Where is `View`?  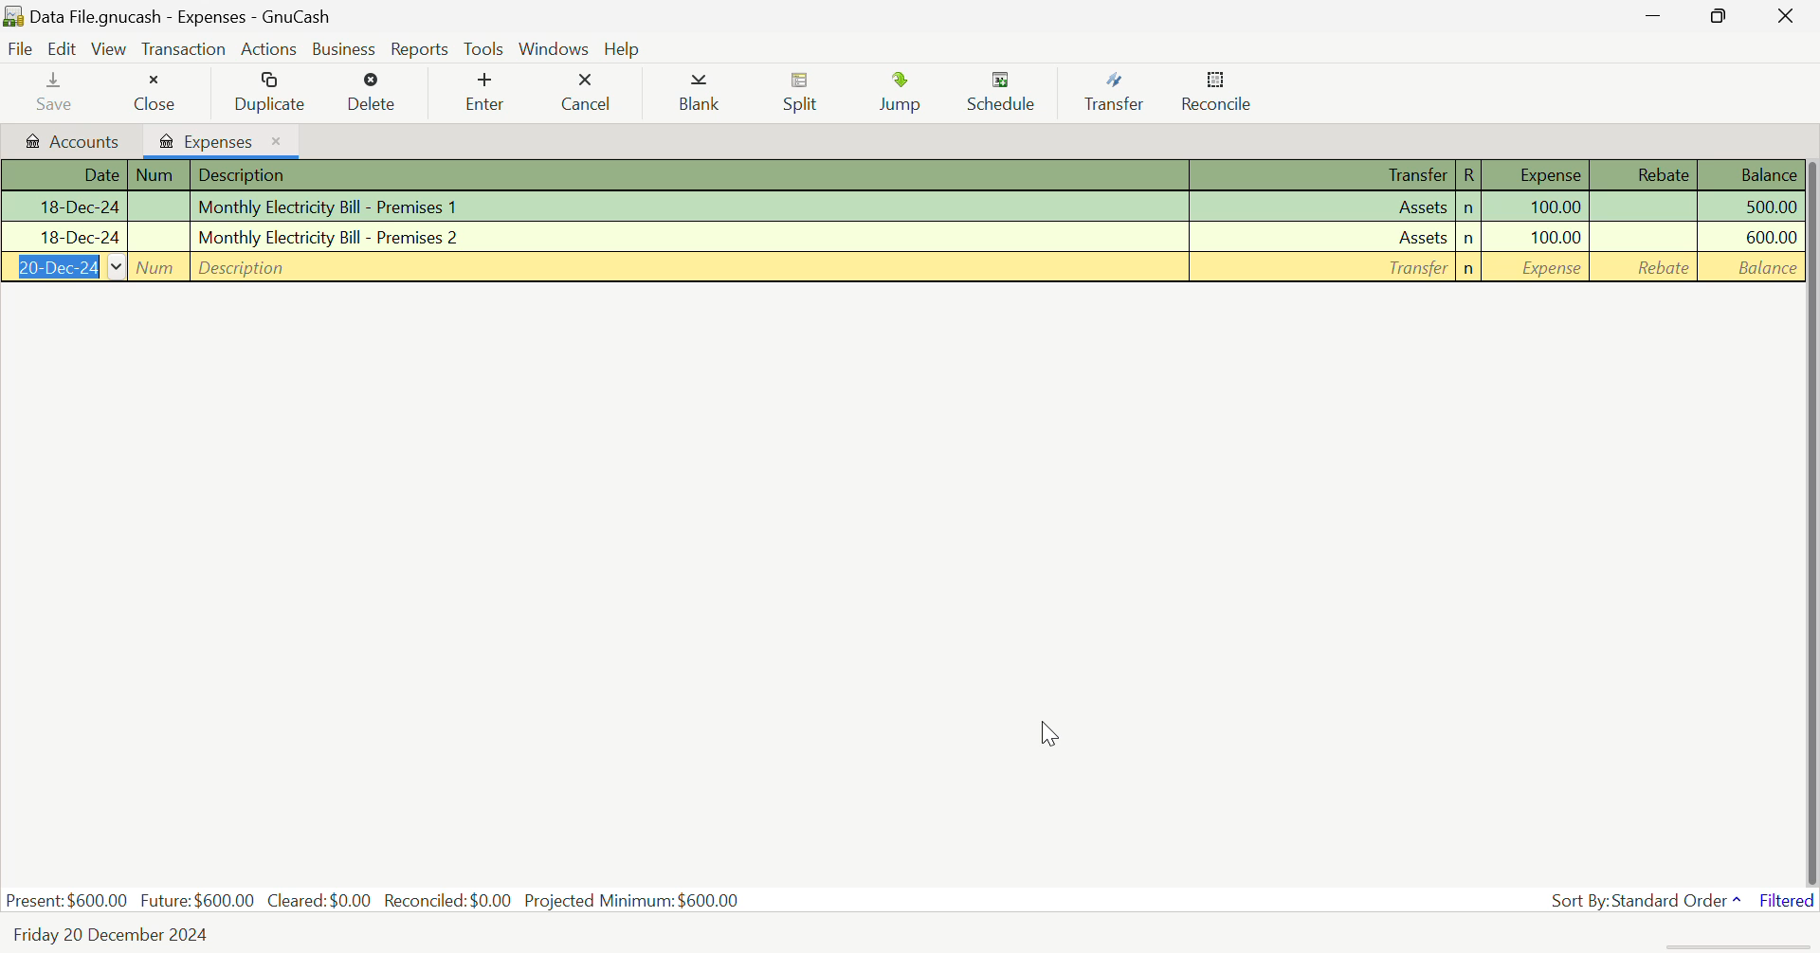
View is located at coordinates (109, 50).